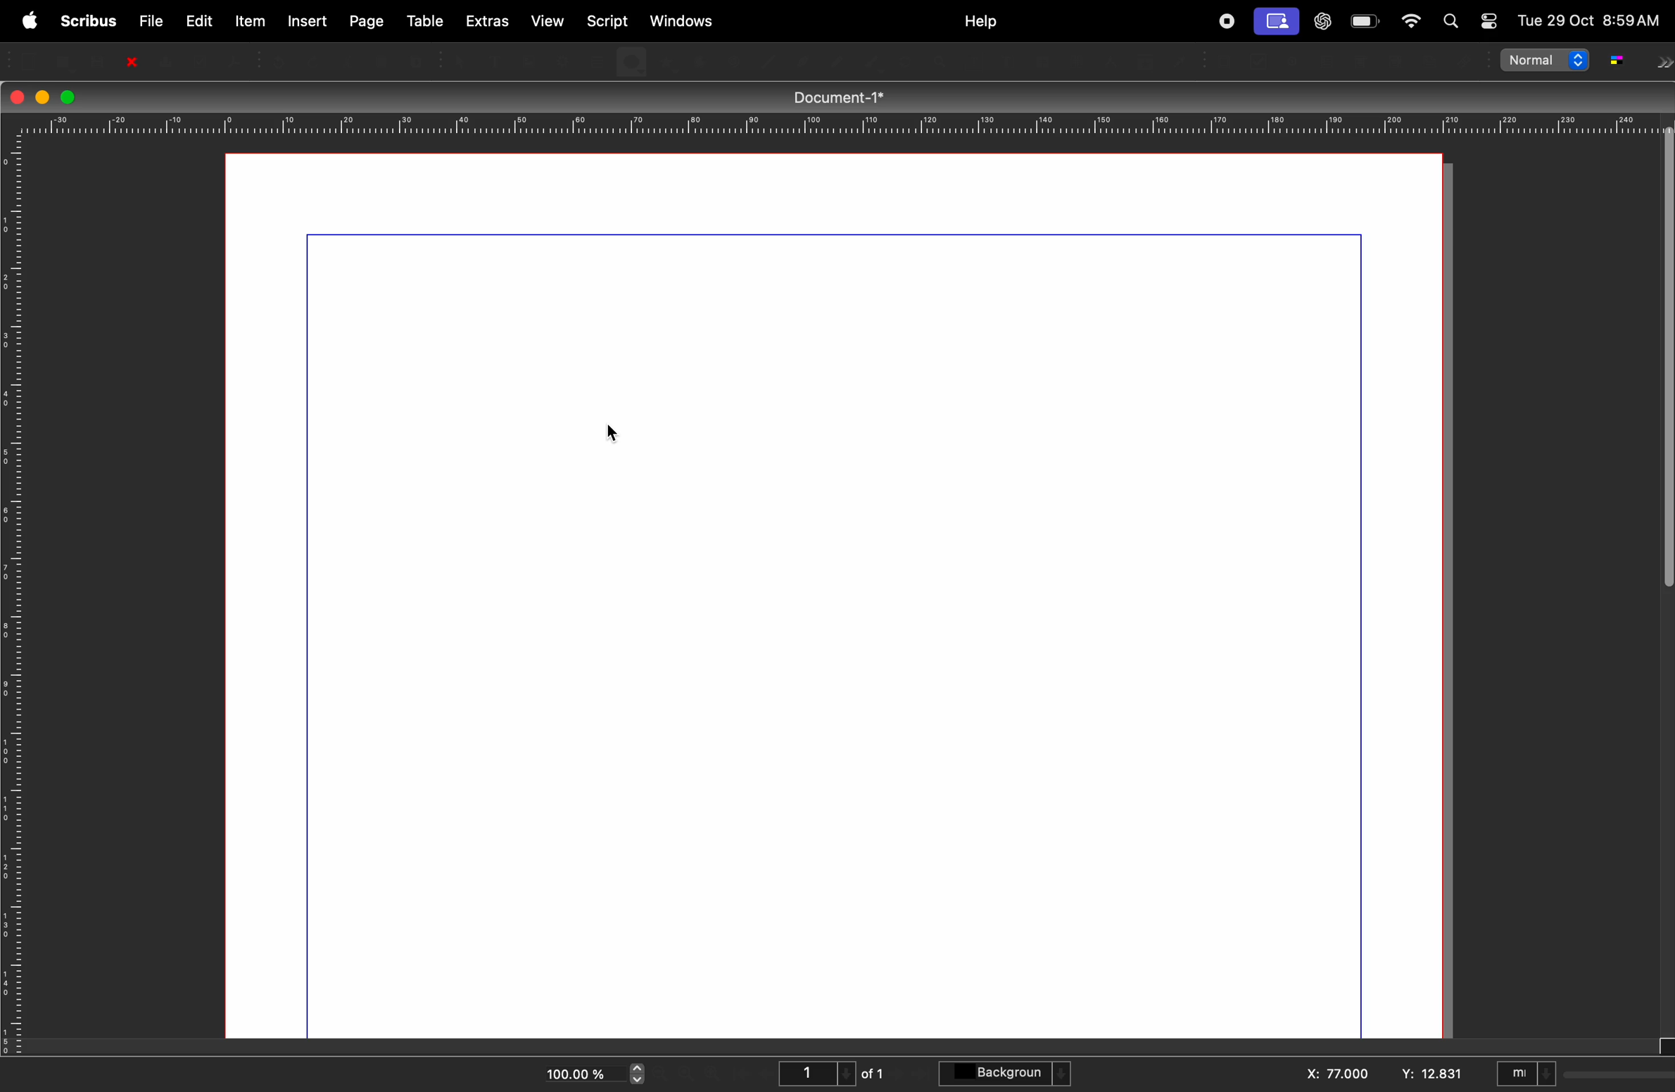  I want to click on Image frame, so click(526, 59).